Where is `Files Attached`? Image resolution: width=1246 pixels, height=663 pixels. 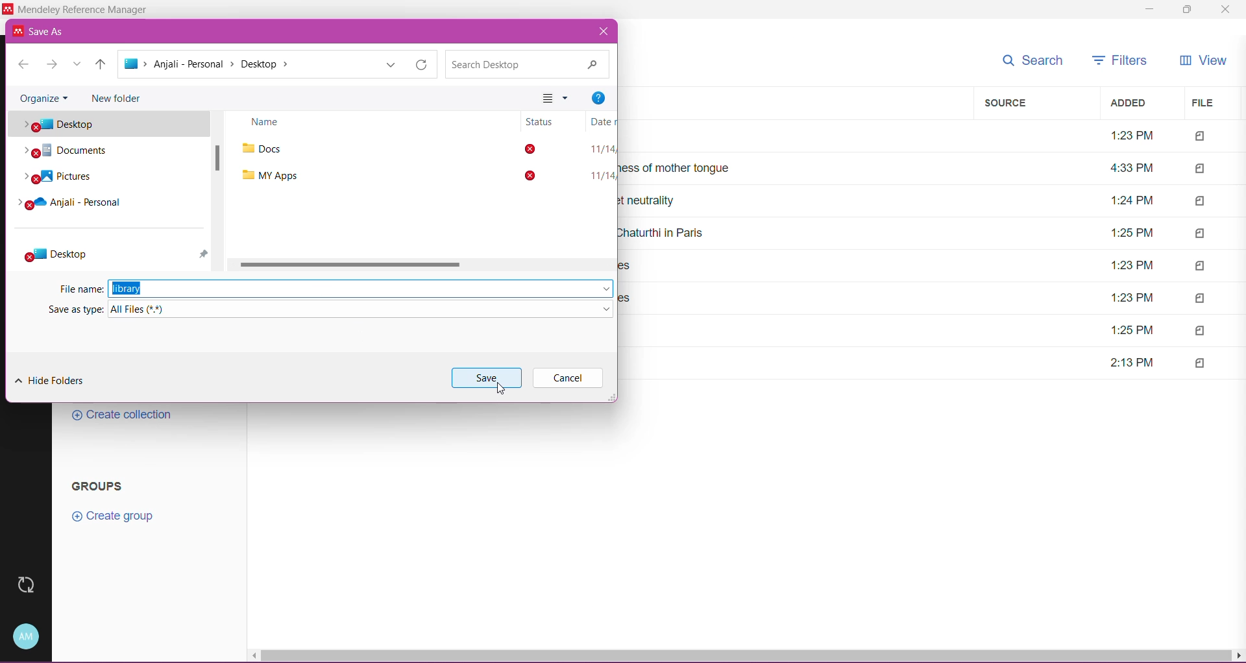 Files Attached is located at coordinates (1212, 248).